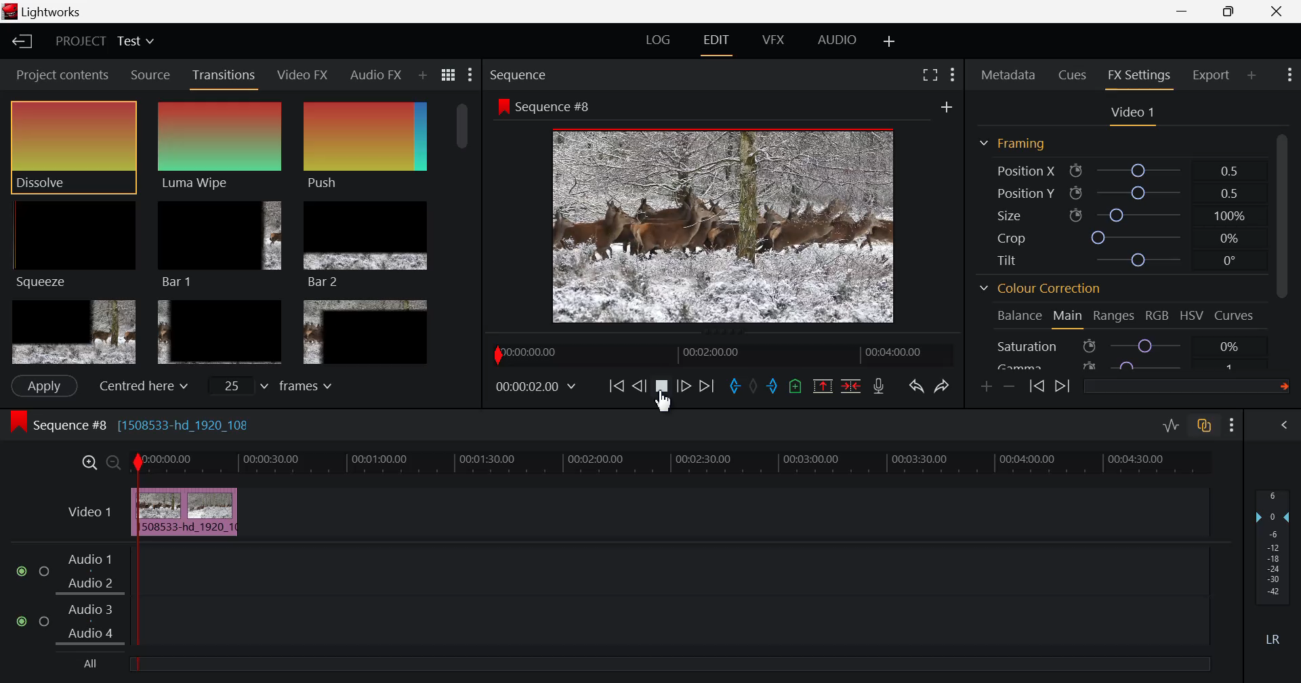  What do you see at coordinates (220, 245) in the screenshot?
I see `Bar 1` at bounding box center [220, 245].